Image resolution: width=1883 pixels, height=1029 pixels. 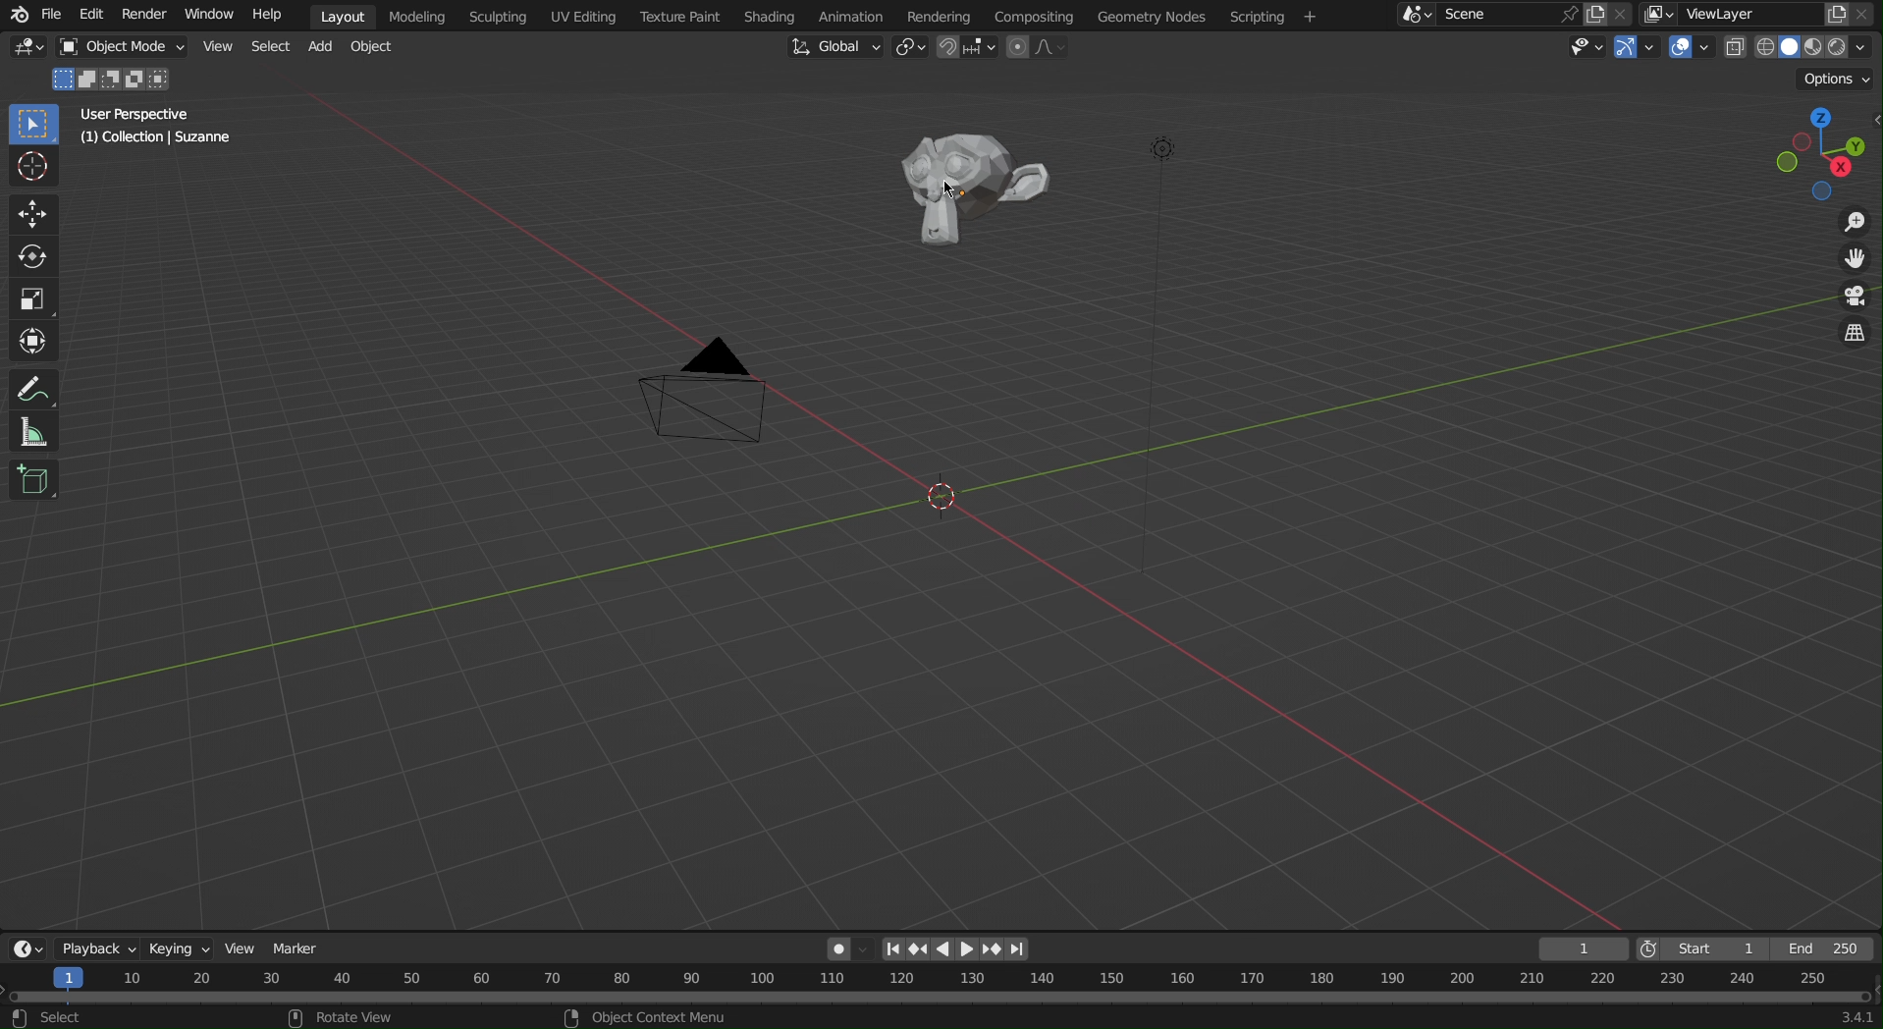 I want to click on View, so click(x=241, y=948).